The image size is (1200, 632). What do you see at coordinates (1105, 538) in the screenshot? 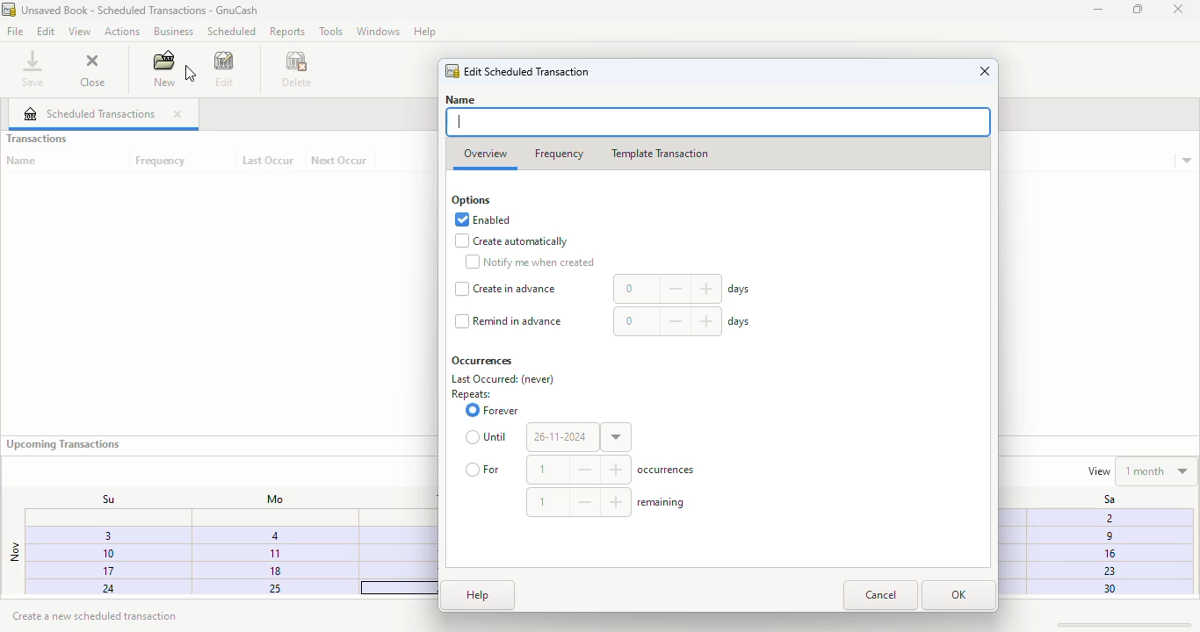
I see `9` at bounding box center [1105, 538].